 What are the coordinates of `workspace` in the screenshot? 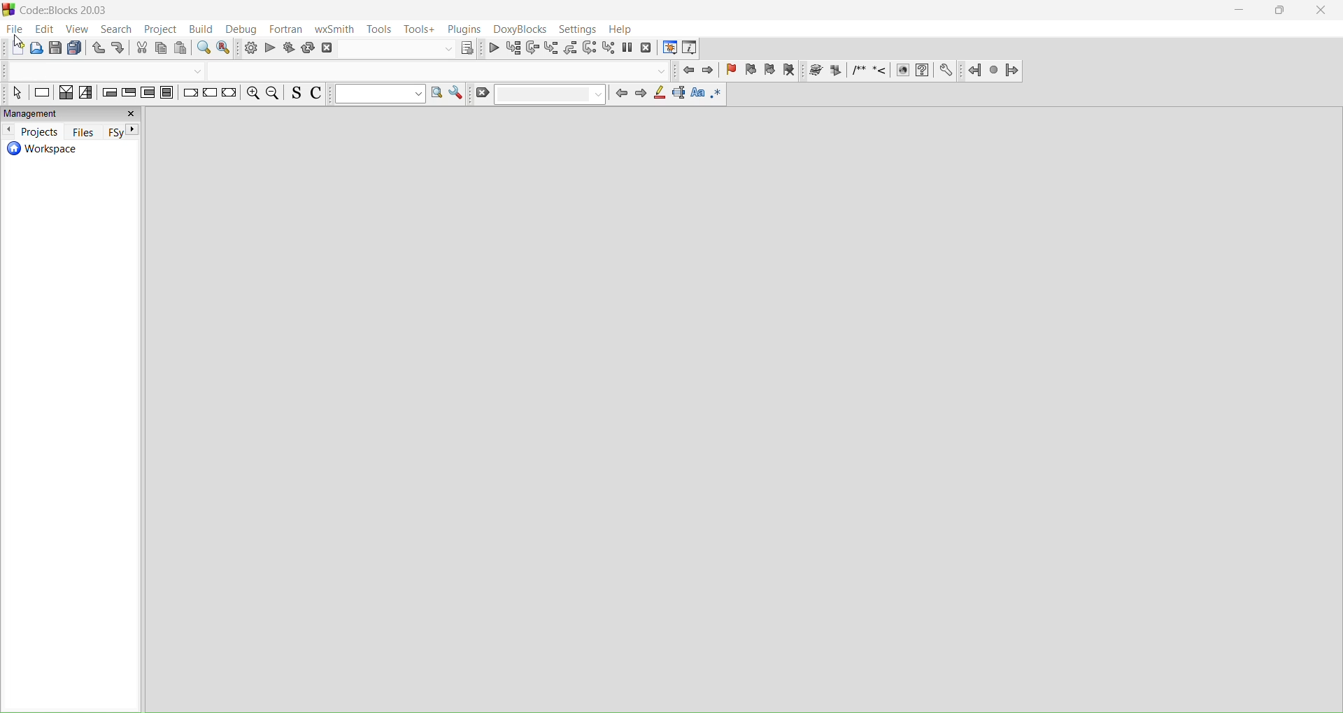 It's located at (72, 150).